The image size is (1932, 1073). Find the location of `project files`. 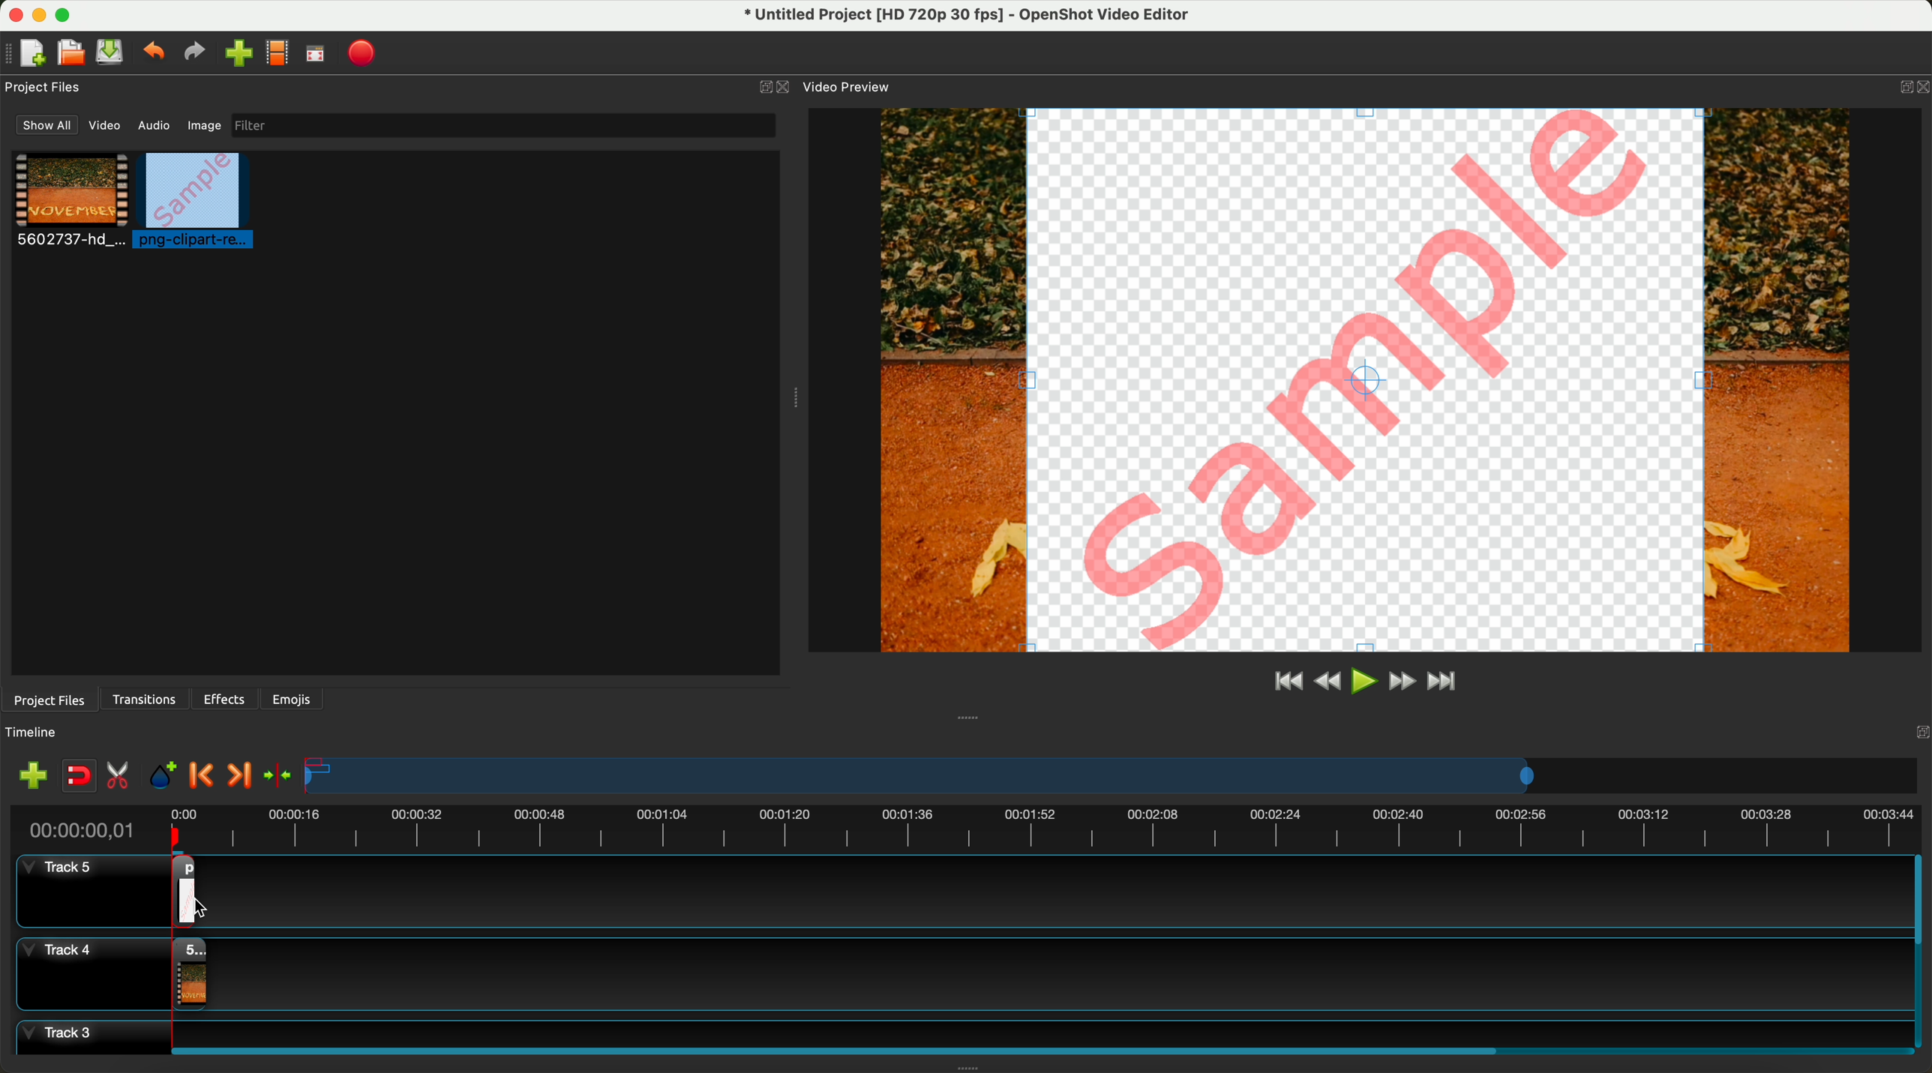

project files is located at coordinates (45, 87).